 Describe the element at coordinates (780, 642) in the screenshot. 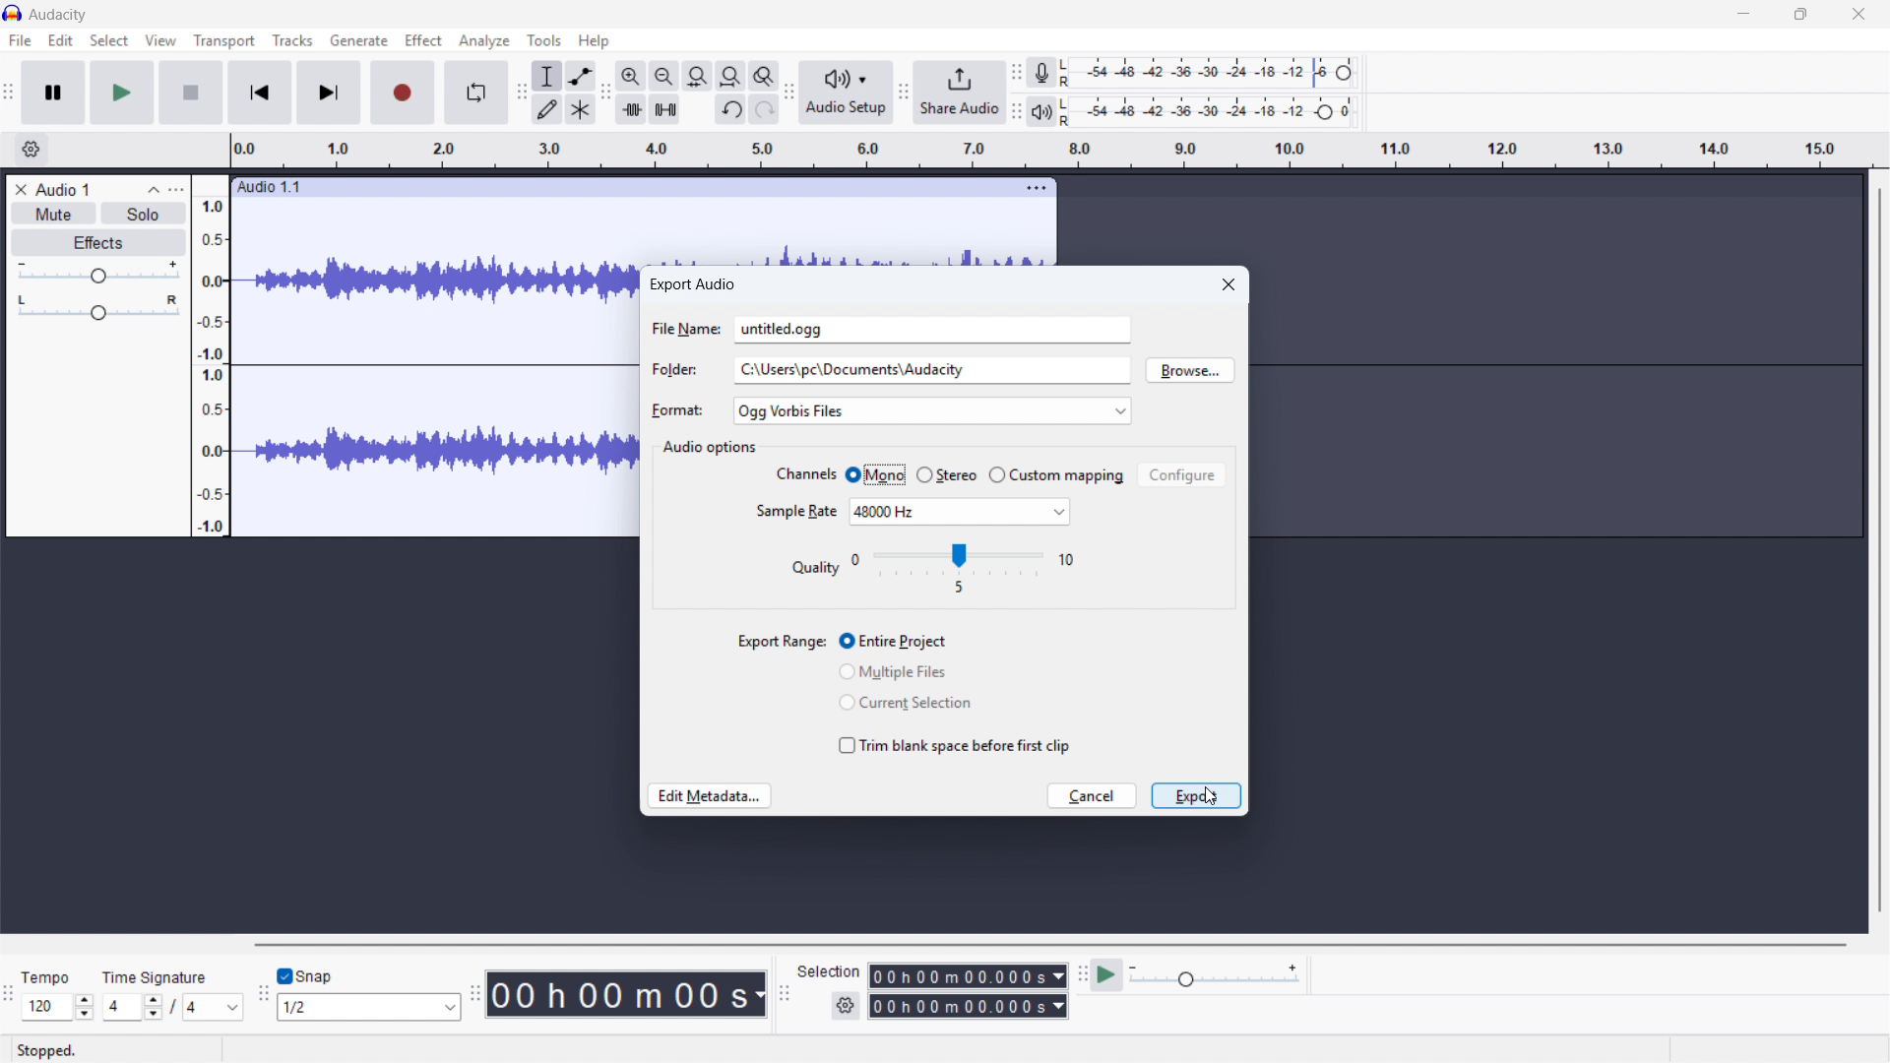

I see `export range` at that location.